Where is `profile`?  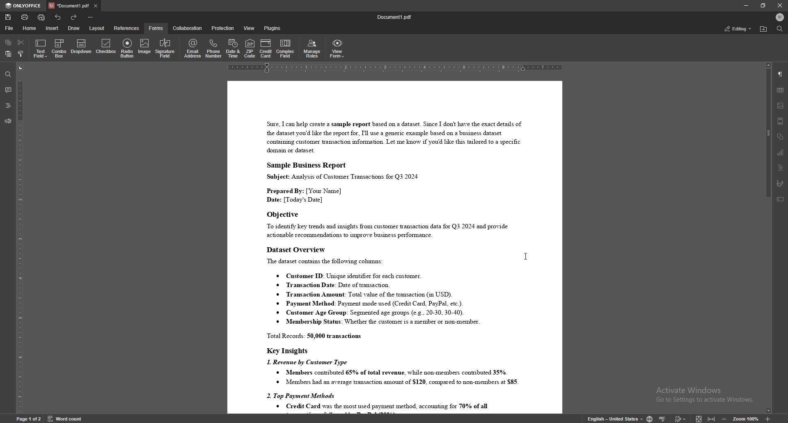 profile is located at coordinates (780, 17).